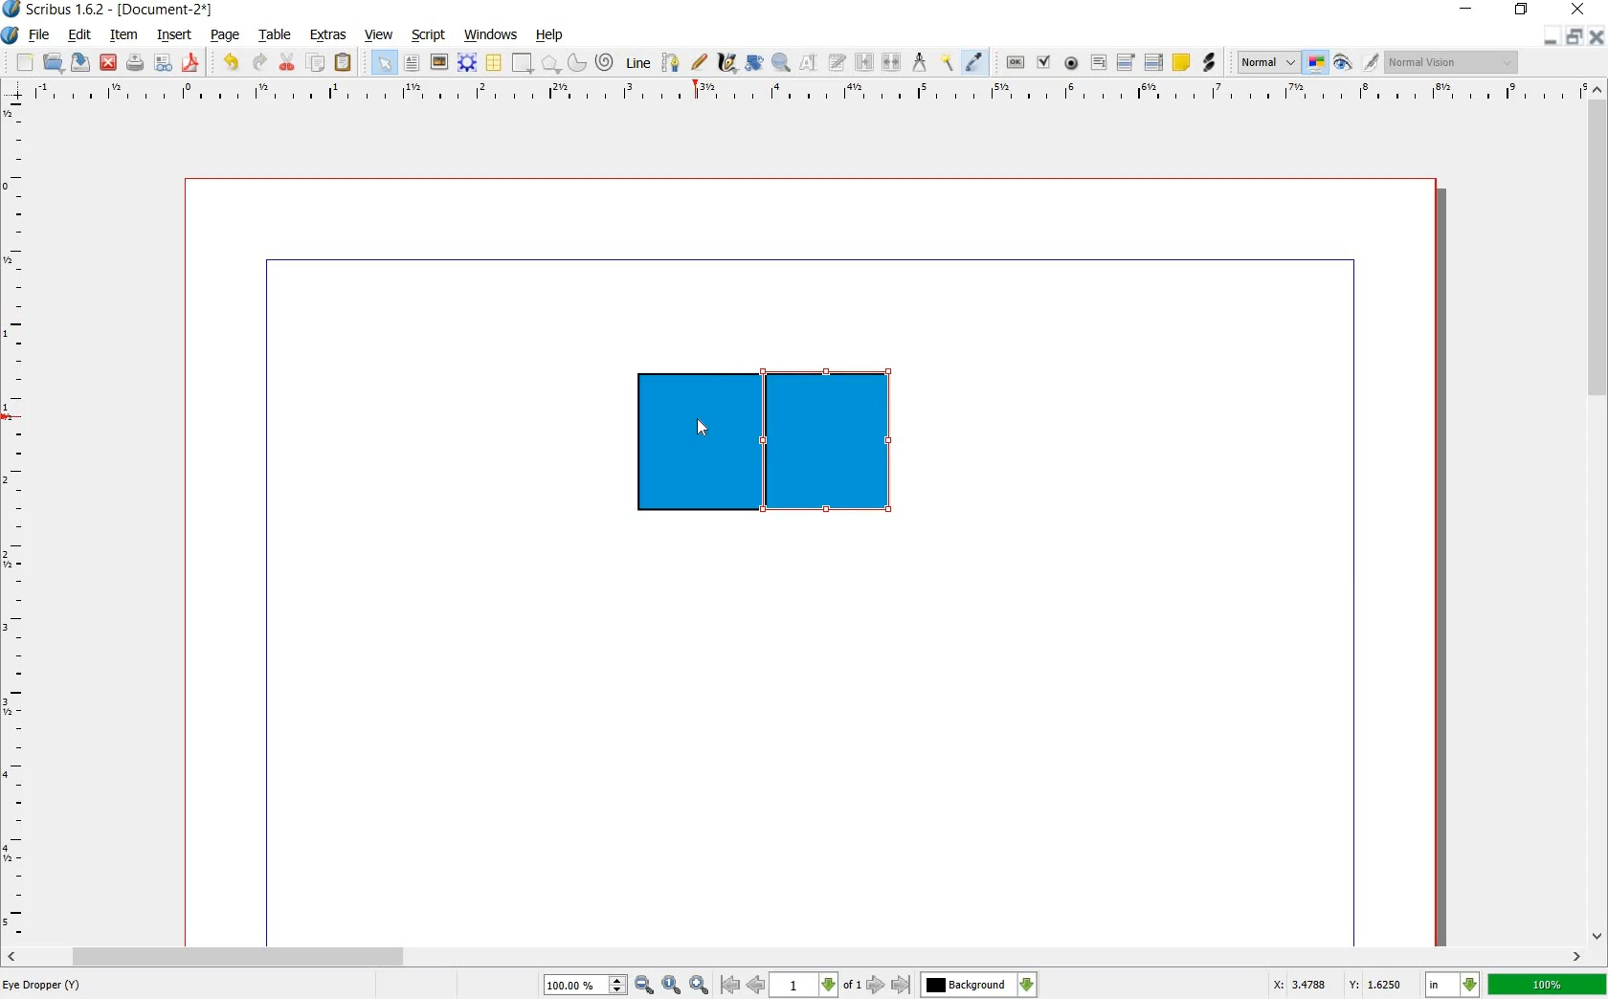 This screenshot has width=1608, height=999. Describe the element at coordinates (1183, 63) in the screenshot. I see `text annotation` at that location.